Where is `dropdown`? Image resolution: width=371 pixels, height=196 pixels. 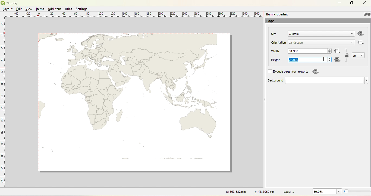
dropdown is located at coordinates (362, 55).